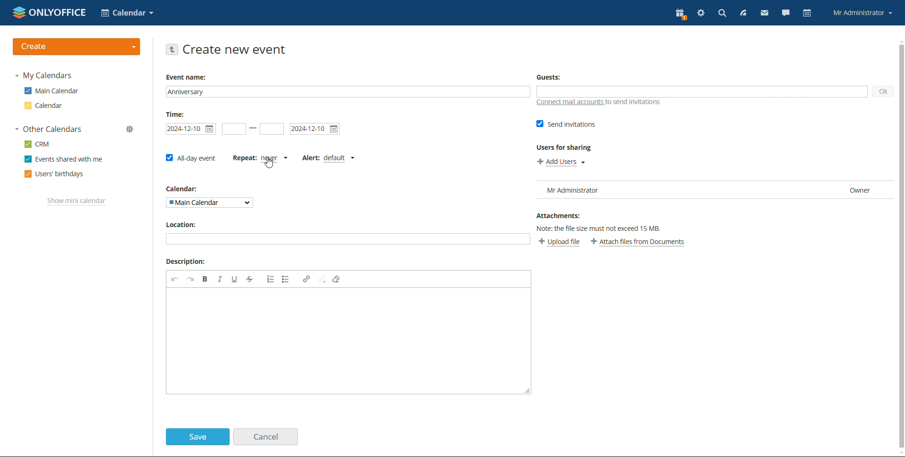 This screenshot has width=905, height=457. What do you see at coordinates (211, 203) in the screenshot?
I see `select calendar` at bounding box center [211, 203].